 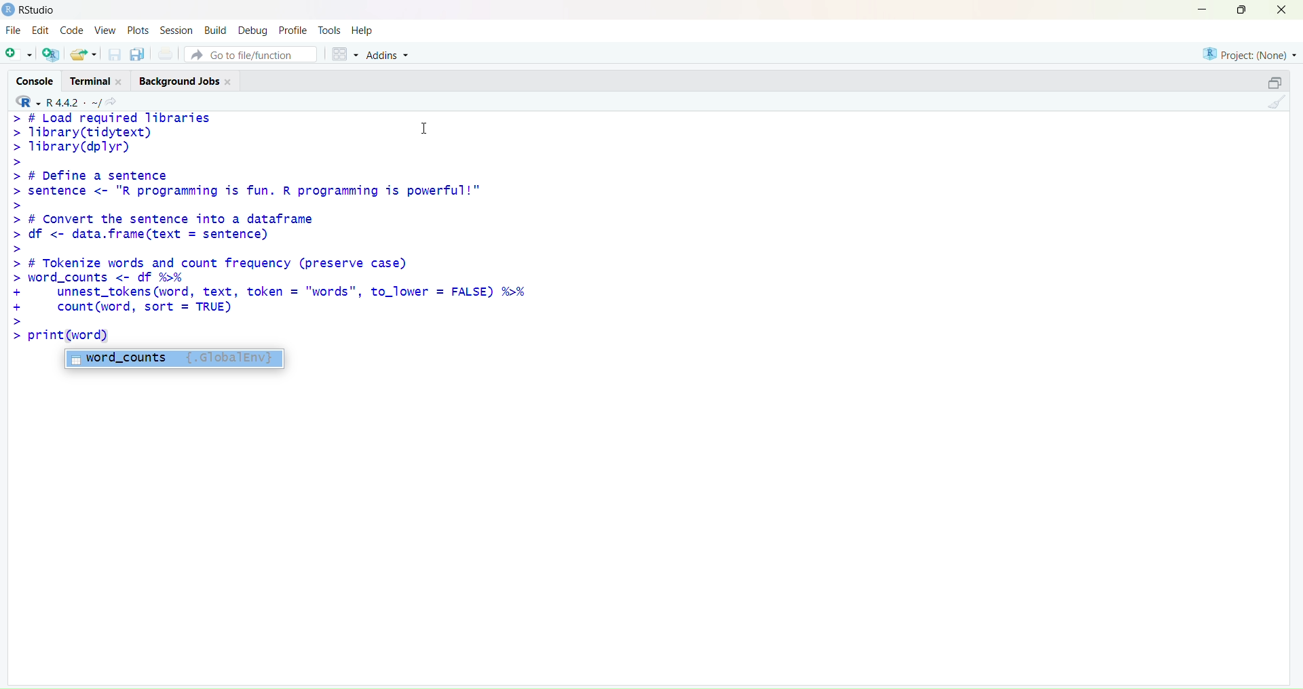 I want to click on maximize, so click(x=1241, y=11).